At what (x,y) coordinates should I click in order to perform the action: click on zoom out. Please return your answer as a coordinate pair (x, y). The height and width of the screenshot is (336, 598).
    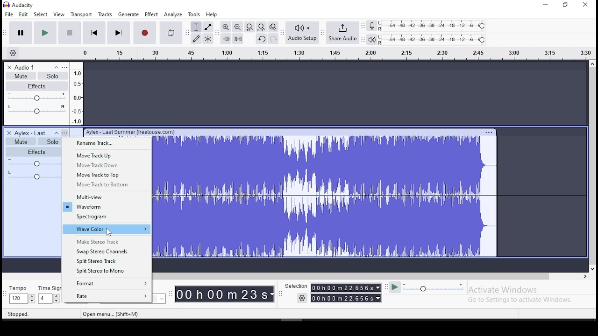
    Looking at the image, I should click on (237, 27).